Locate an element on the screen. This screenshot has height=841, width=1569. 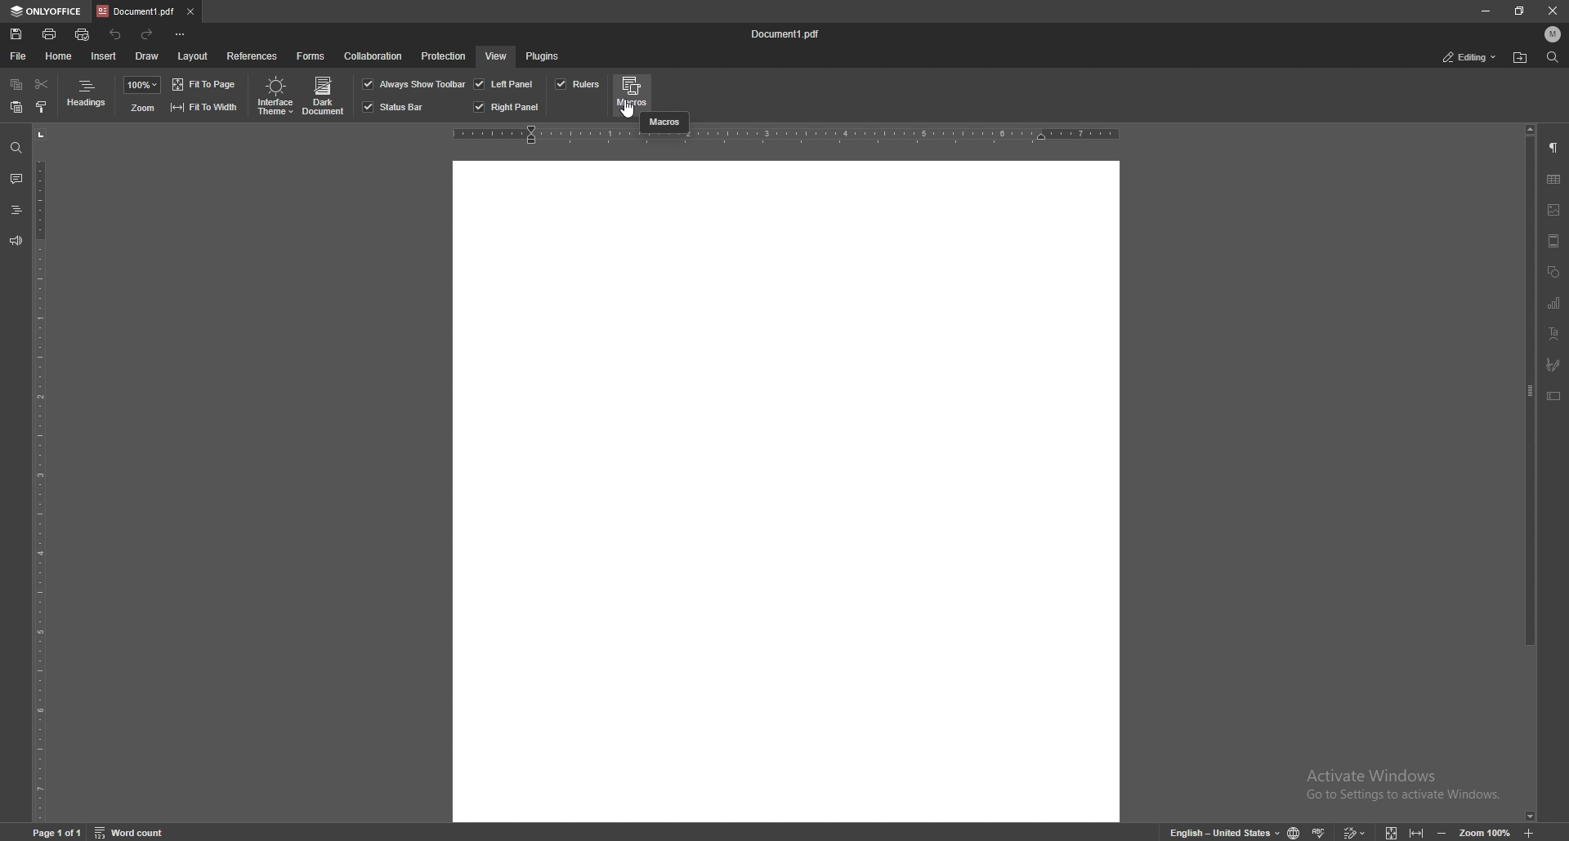
print is located at coordinates (50, 33).